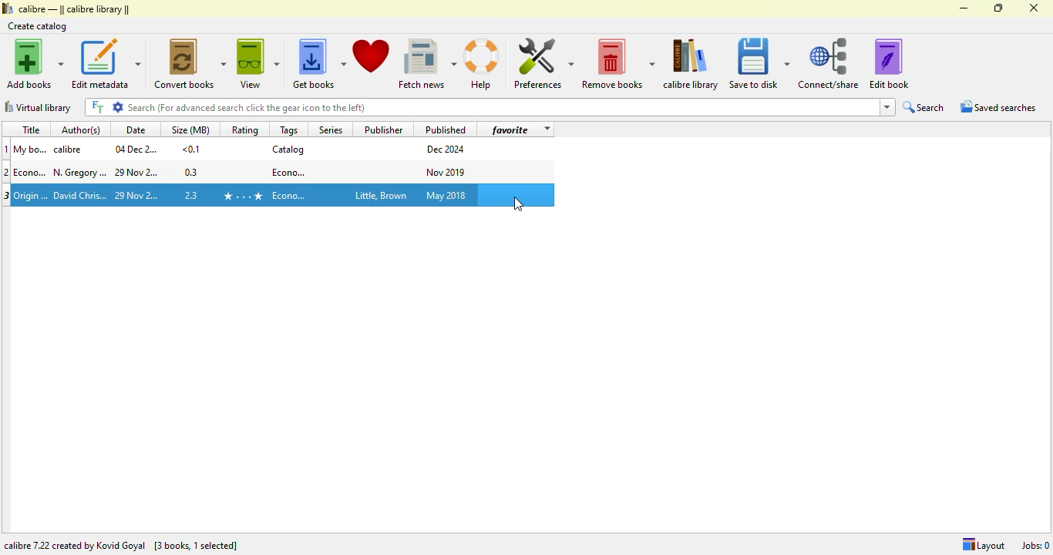 This screenshot has width=1053, height=555. Describe the element at coordinates (96, 107) in the screenshot. I see `FT` at that location.